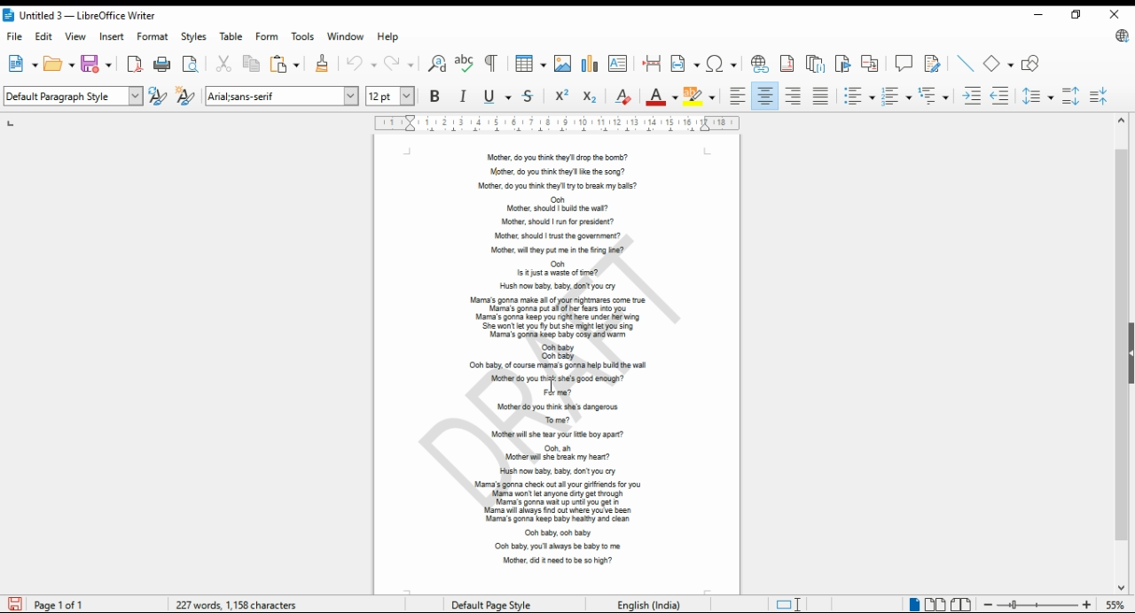 The image size is (1135, 613). What do you see at coordinates (757, 64) in the screenshot?
I see `insert hyperlink` at bounding box center [757, 64].